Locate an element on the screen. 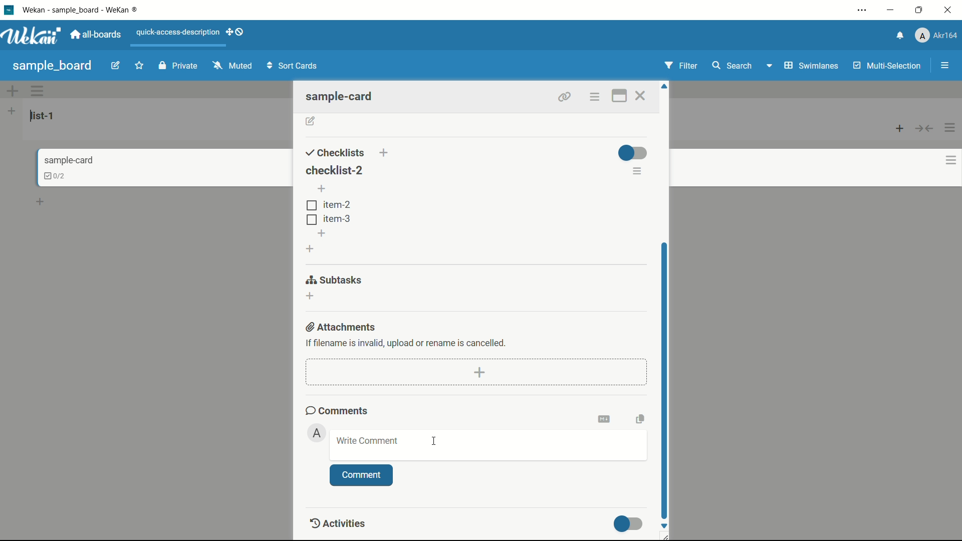 The width and height of the screenshot is (962, 541). add item is located at coordinates (323, 233).